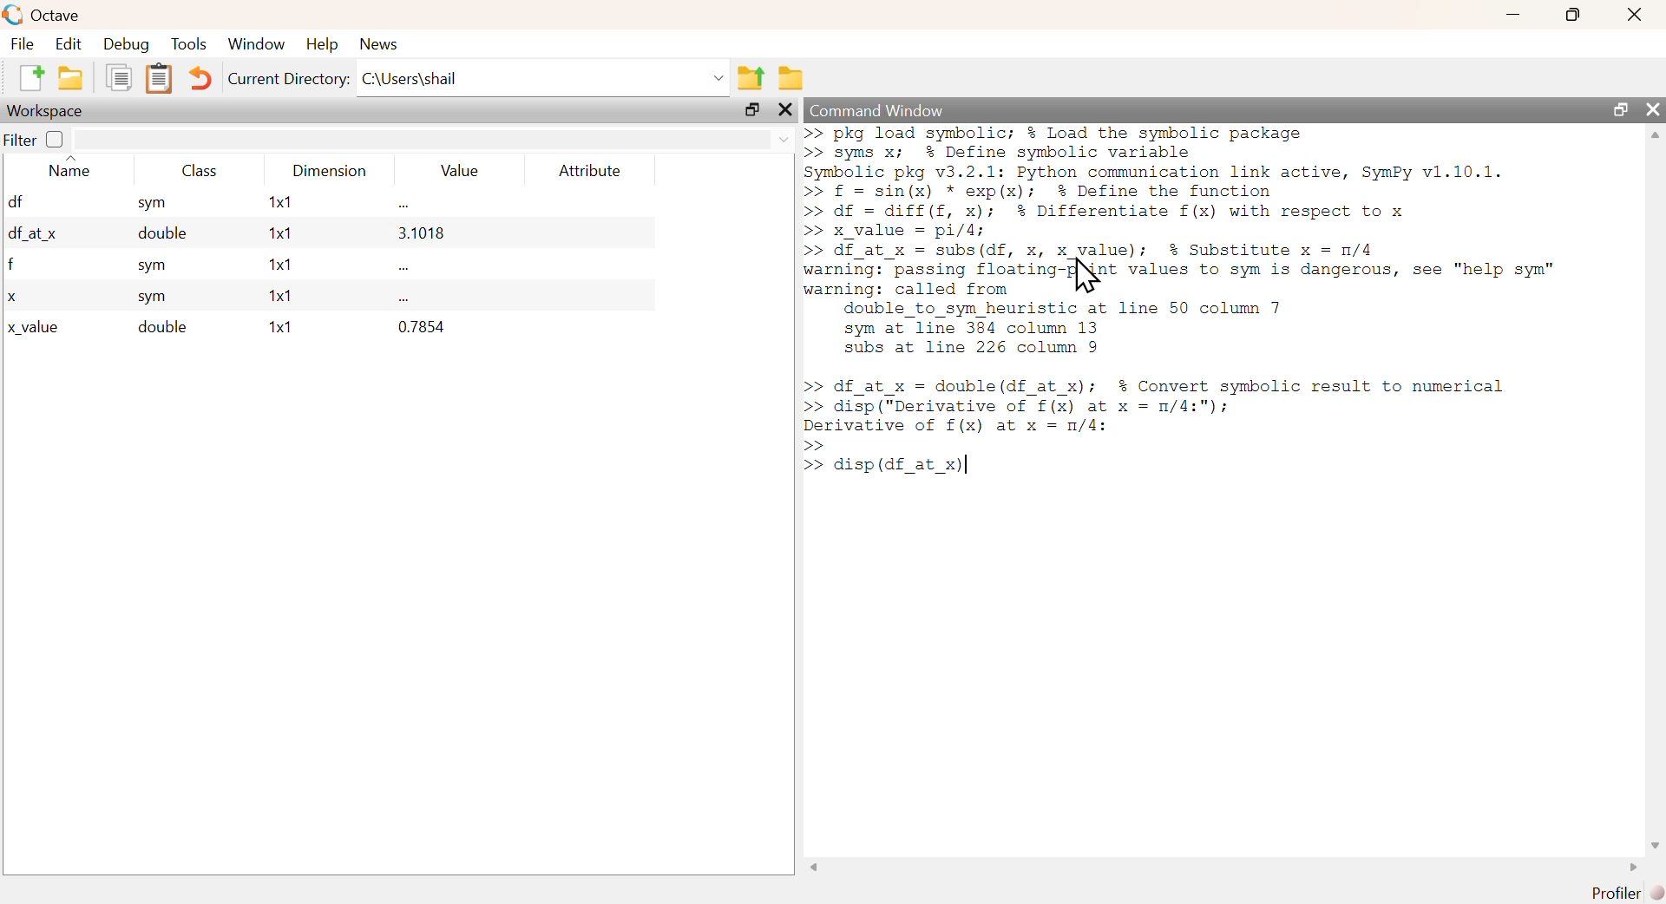 The height and width of the screenshot is (904, 1666). Describe the element at coordinates (200, 78) in the screenshot. I see `Undo` at that location.